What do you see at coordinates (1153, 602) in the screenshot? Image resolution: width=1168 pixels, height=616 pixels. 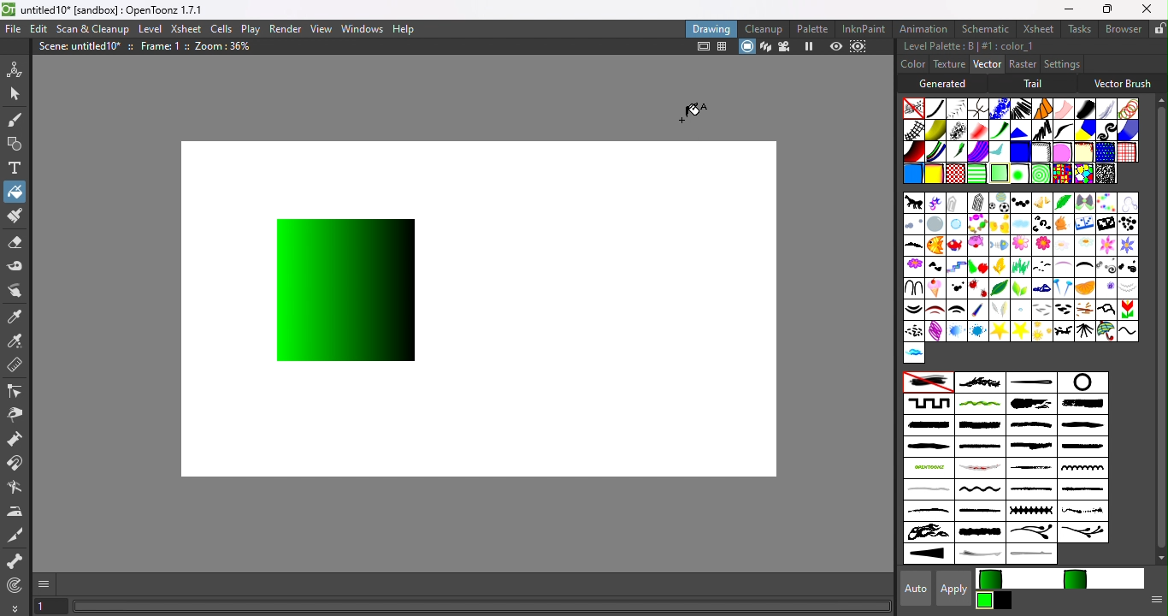 I see `Show or hide parts of the color page` at bounding box center [1153, 602].